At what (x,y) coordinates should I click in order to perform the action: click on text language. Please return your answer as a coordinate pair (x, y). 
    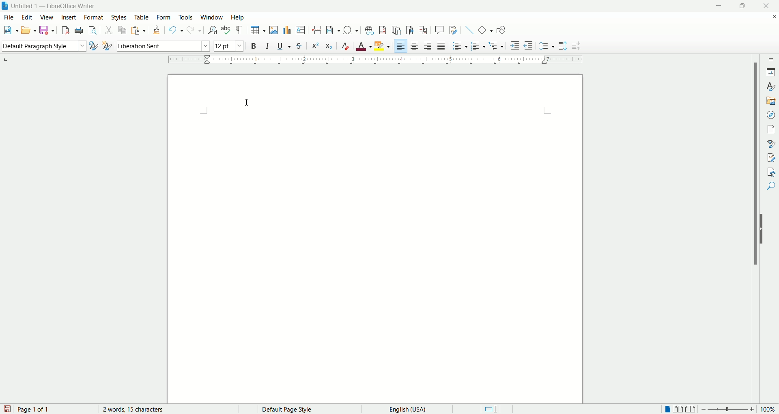
    Looking at the image, I should click on (420, 409).